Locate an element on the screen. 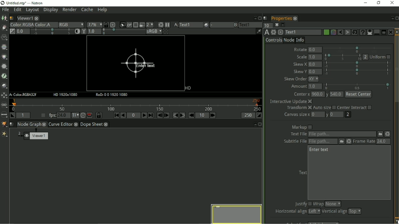 This screenshot has height=224, width=399. Layout is located at coordinates (32, 11).